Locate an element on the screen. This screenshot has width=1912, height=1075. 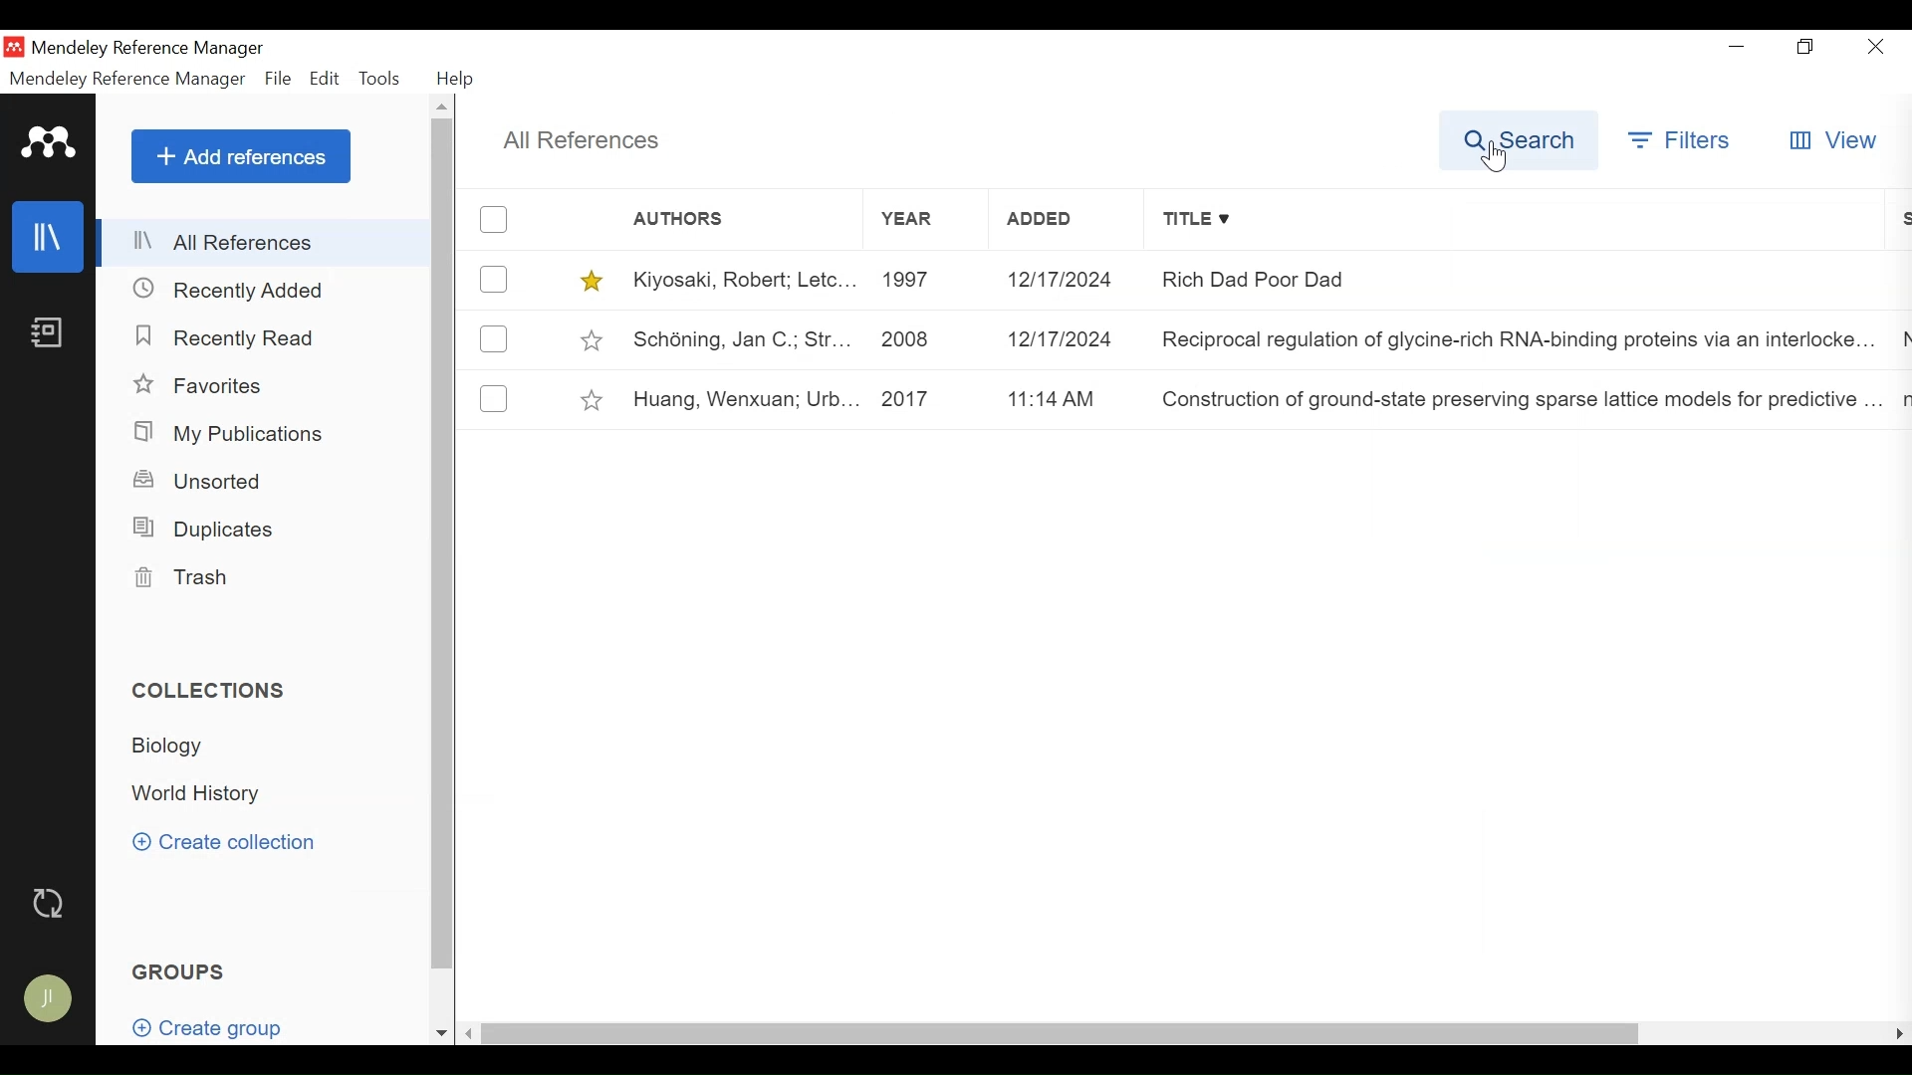
Scroll down is located at coordinates (441, 1033).